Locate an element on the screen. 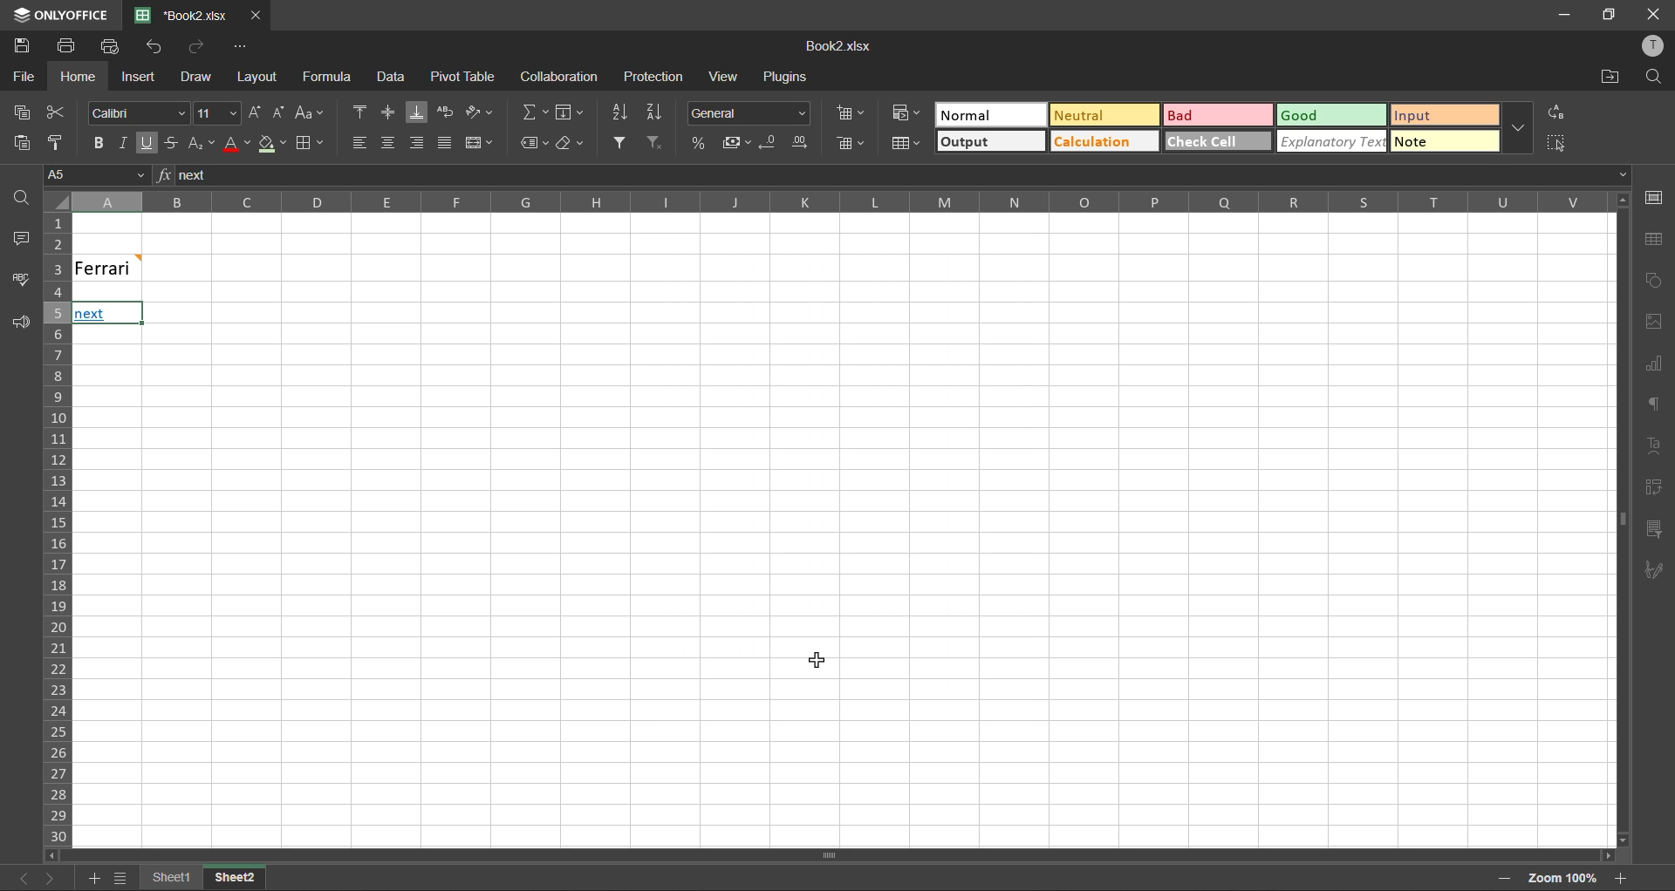  percent is located at coordinates (698, 145).